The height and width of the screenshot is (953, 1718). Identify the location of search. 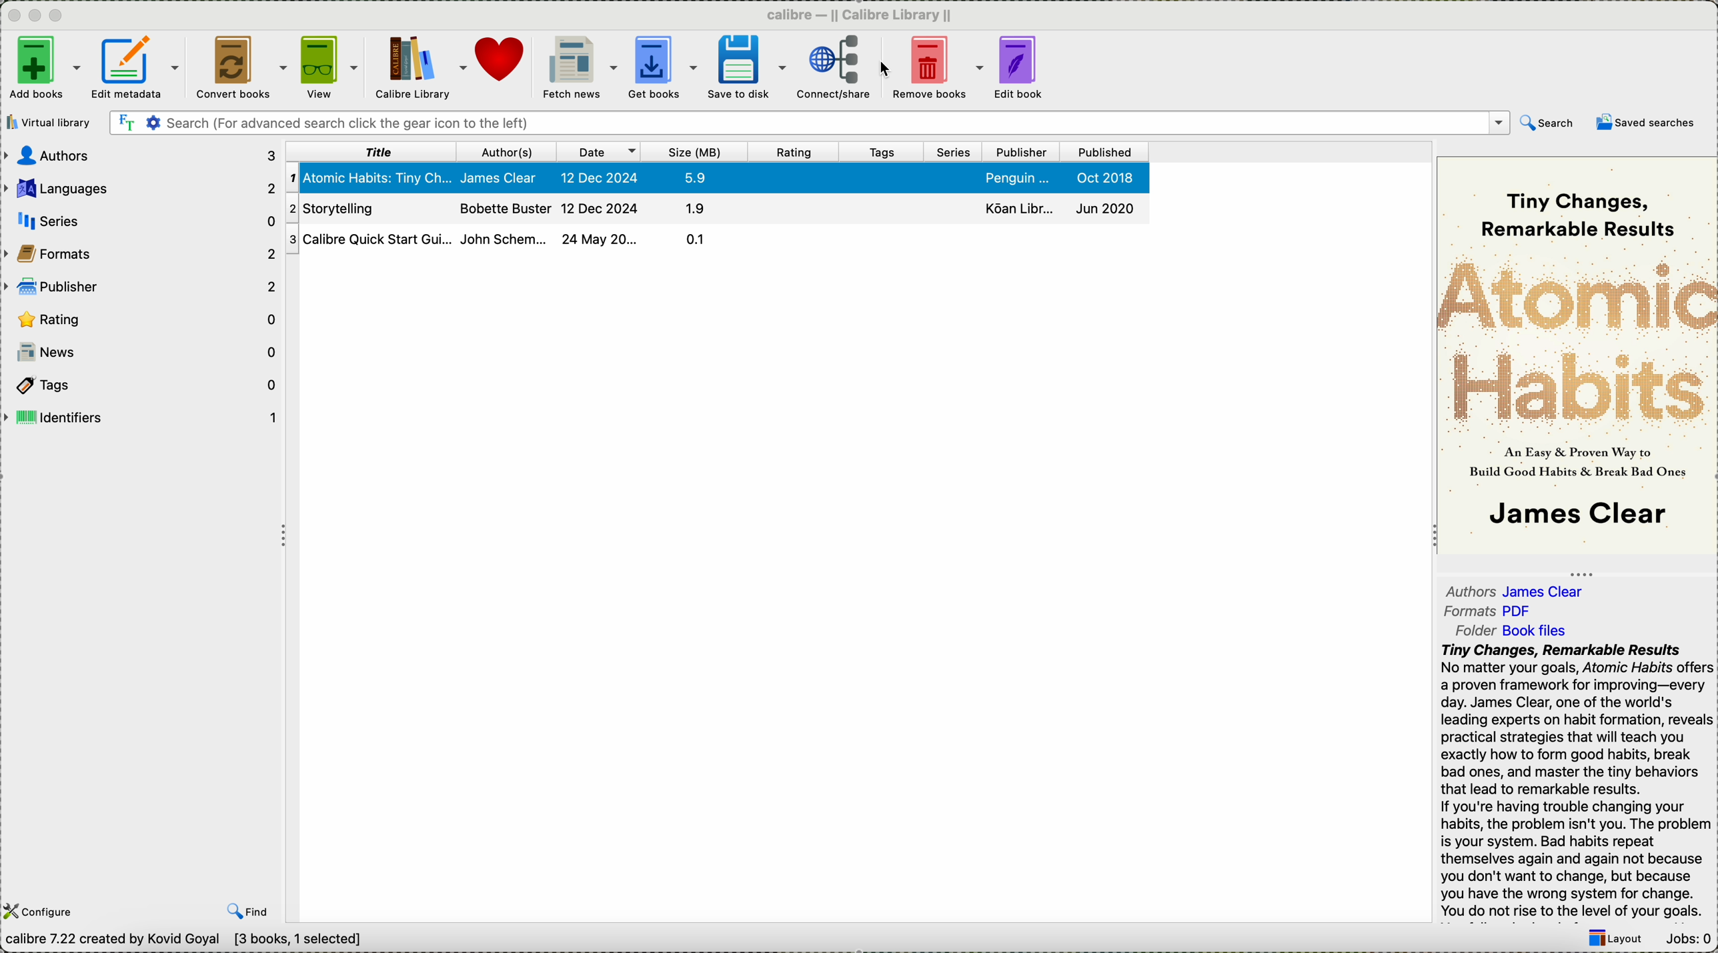
(1548, 125).